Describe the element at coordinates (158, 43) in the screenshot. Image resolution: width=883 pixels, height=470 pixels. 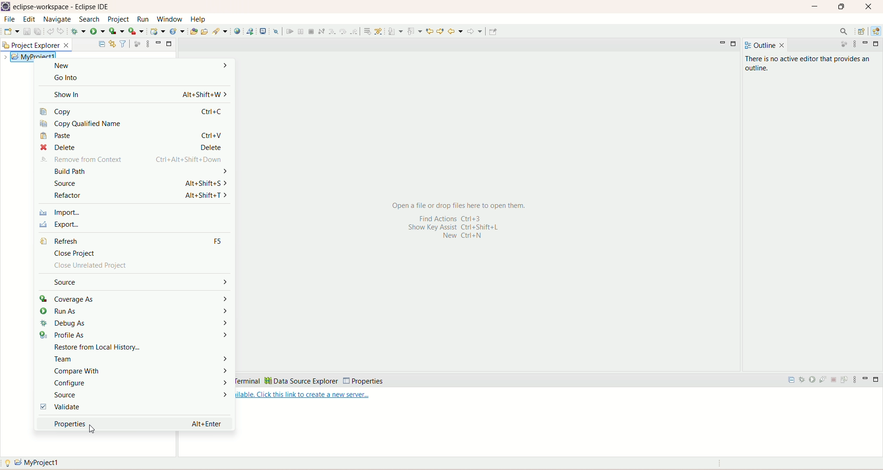
I see `minimize` at that location.